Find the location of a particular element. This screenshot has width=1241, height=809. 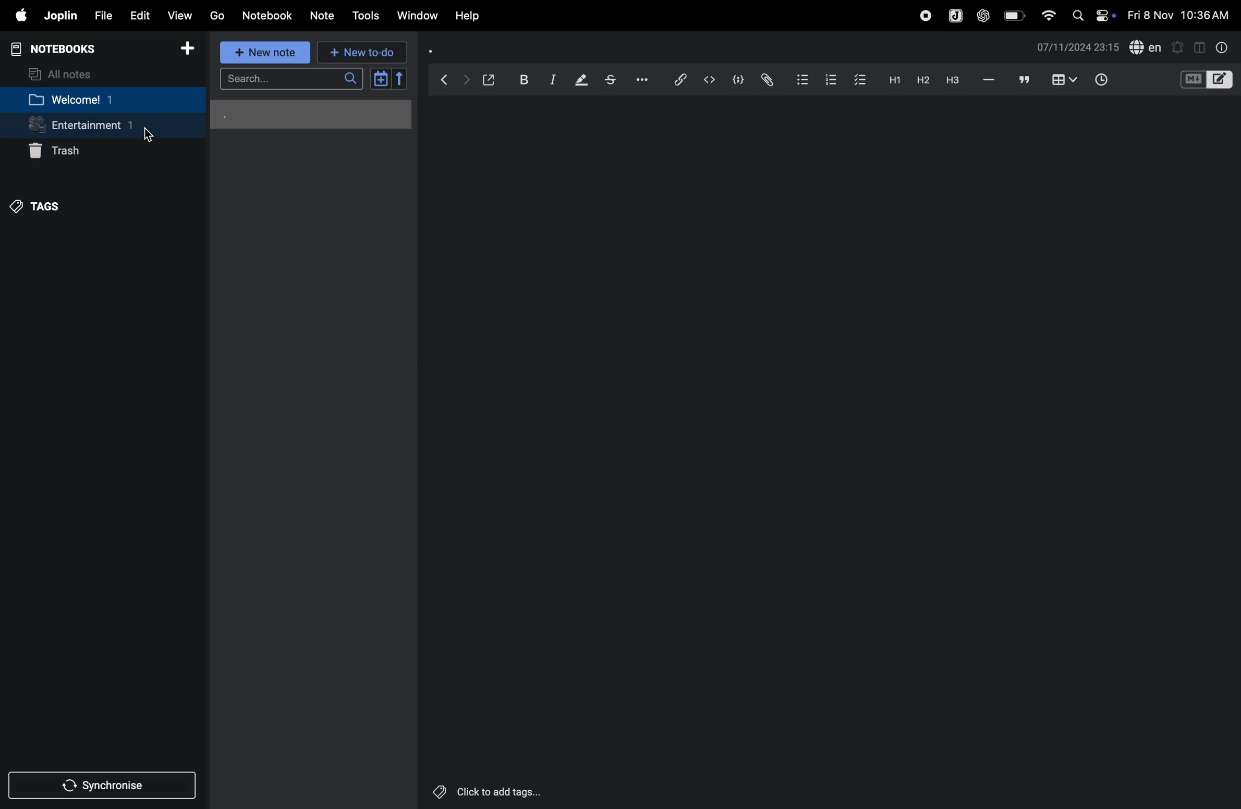

insert link is located at coordinates (682, 80).